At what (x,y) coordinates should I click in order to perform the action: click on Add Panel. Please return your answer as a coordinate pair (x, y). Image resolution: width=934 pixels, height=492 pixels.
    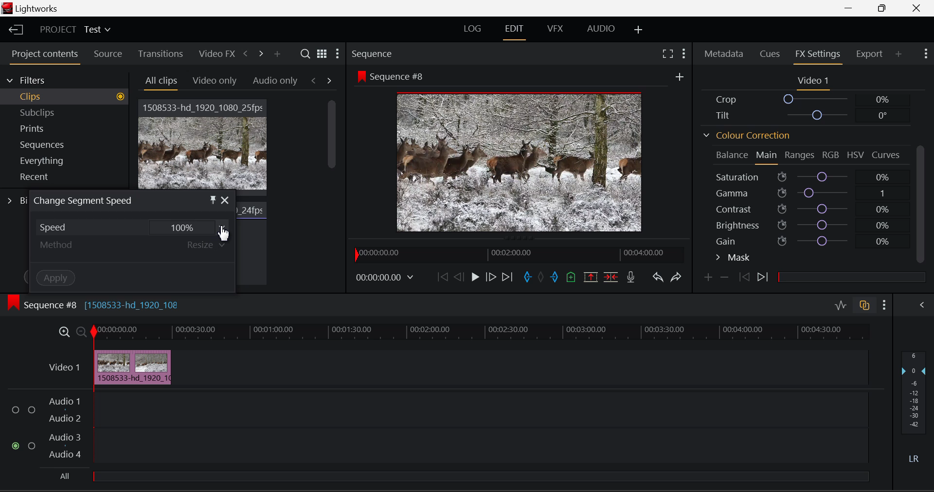
    Looking at the image, I should click on (899, 55).